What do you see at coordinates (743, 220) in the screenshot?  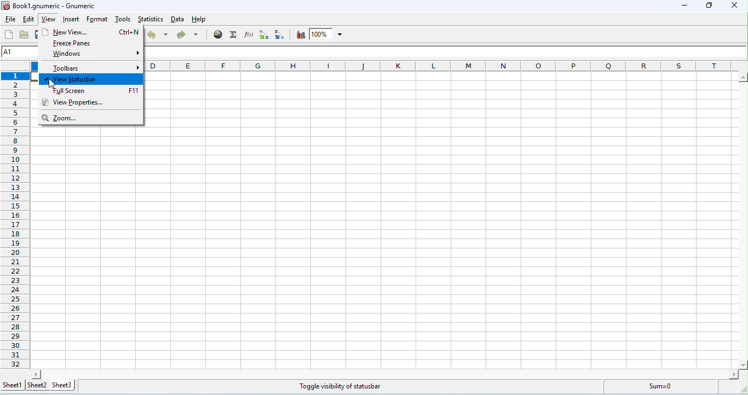 I see `vertical slider` at bounding box center [743, 220].